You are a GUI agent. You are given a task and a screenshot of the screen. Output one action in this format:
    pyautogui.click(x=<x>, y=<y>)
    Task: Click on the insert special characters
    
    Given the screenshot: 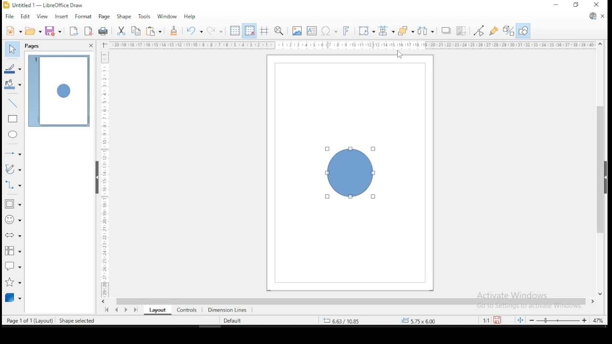 What is the action you would take?
    pyautogui.click(x=328, y=30)
    